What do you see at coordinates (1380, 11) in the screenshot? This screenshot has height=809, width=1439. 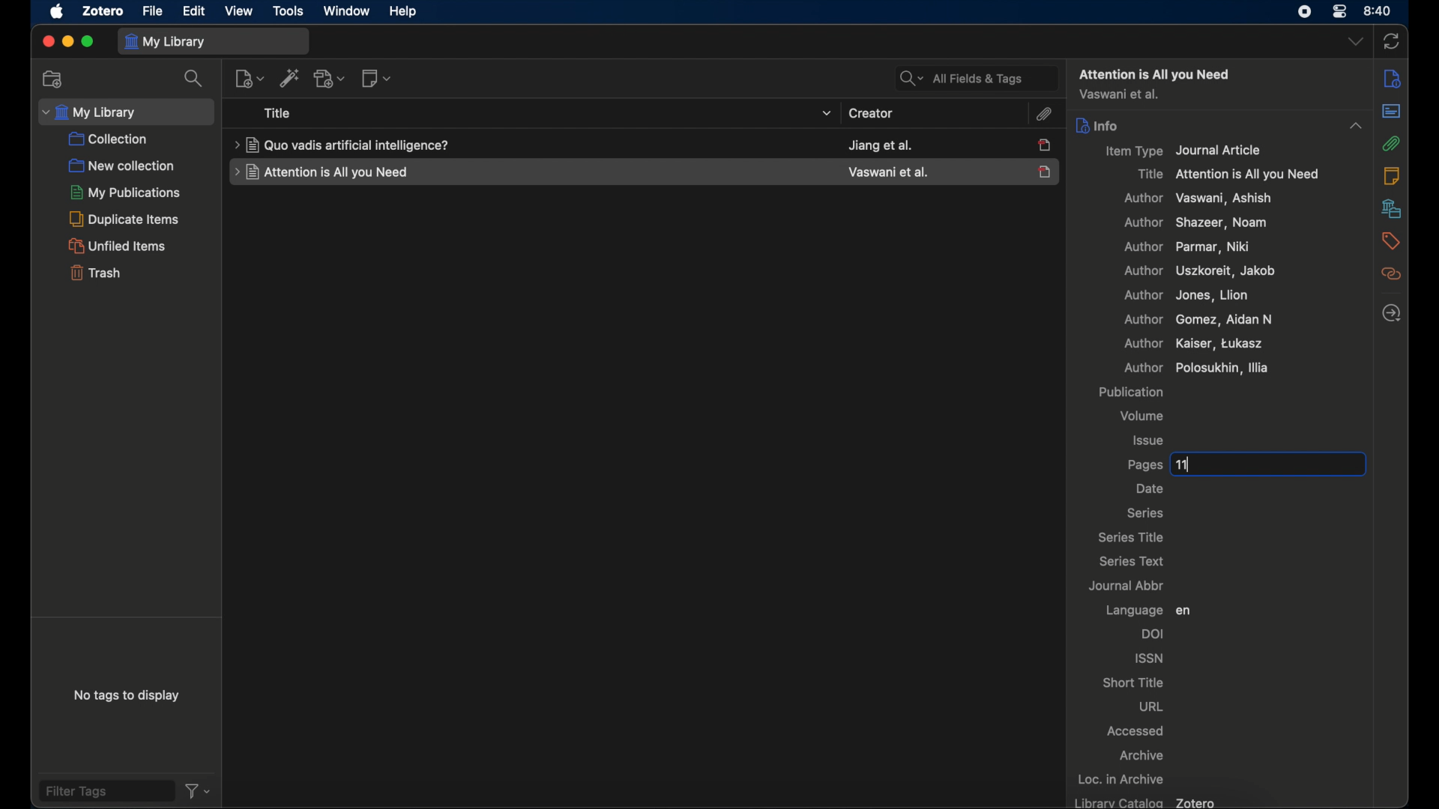 I see `time` at bounding box center [1380, 11].